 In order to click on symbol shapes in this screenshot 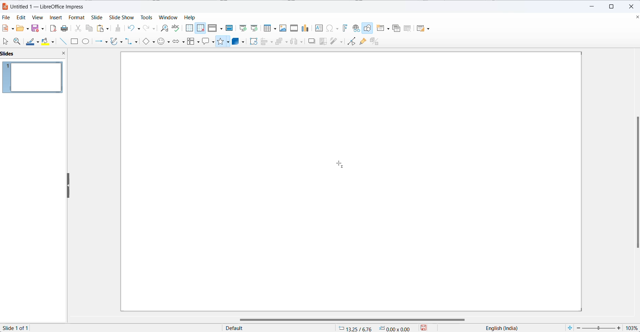, I will do `click(164, 42)`.